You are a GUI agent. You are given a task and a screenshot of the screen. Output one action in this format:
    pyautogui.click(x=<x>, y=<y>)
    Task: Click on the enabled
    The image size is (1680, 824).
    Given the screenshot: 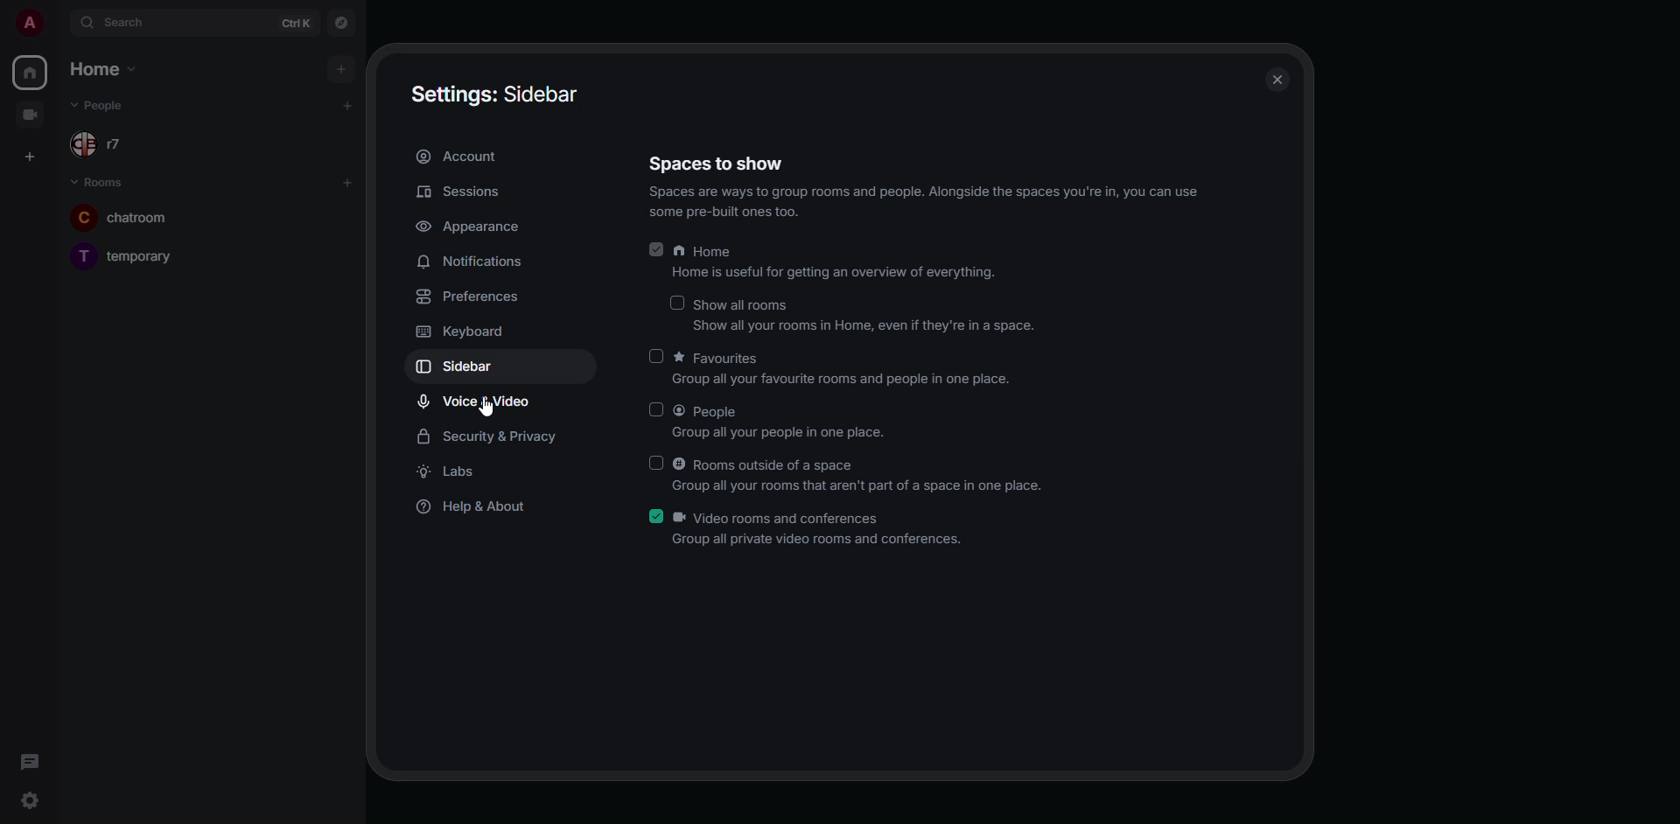 What is the action you would take?
    pyautogui.click(x=657, y=514)
    